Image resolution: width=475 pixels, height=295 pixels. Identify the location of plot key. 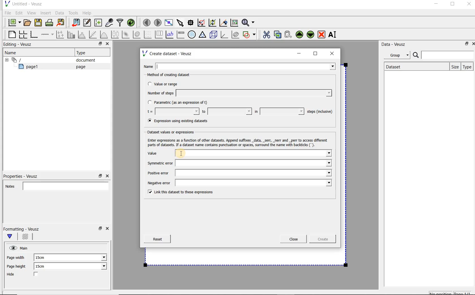
(159, 34).